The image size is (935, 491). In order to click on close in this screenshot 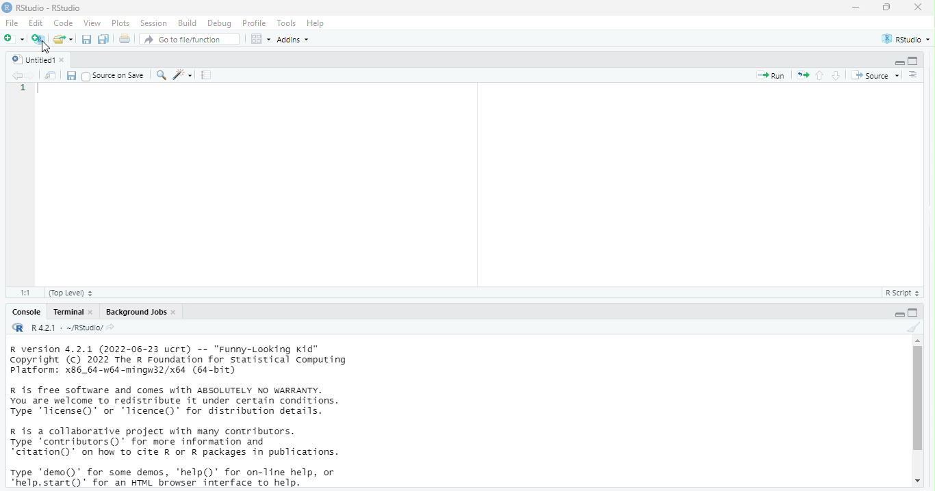, I will do `click(176, 313)`.